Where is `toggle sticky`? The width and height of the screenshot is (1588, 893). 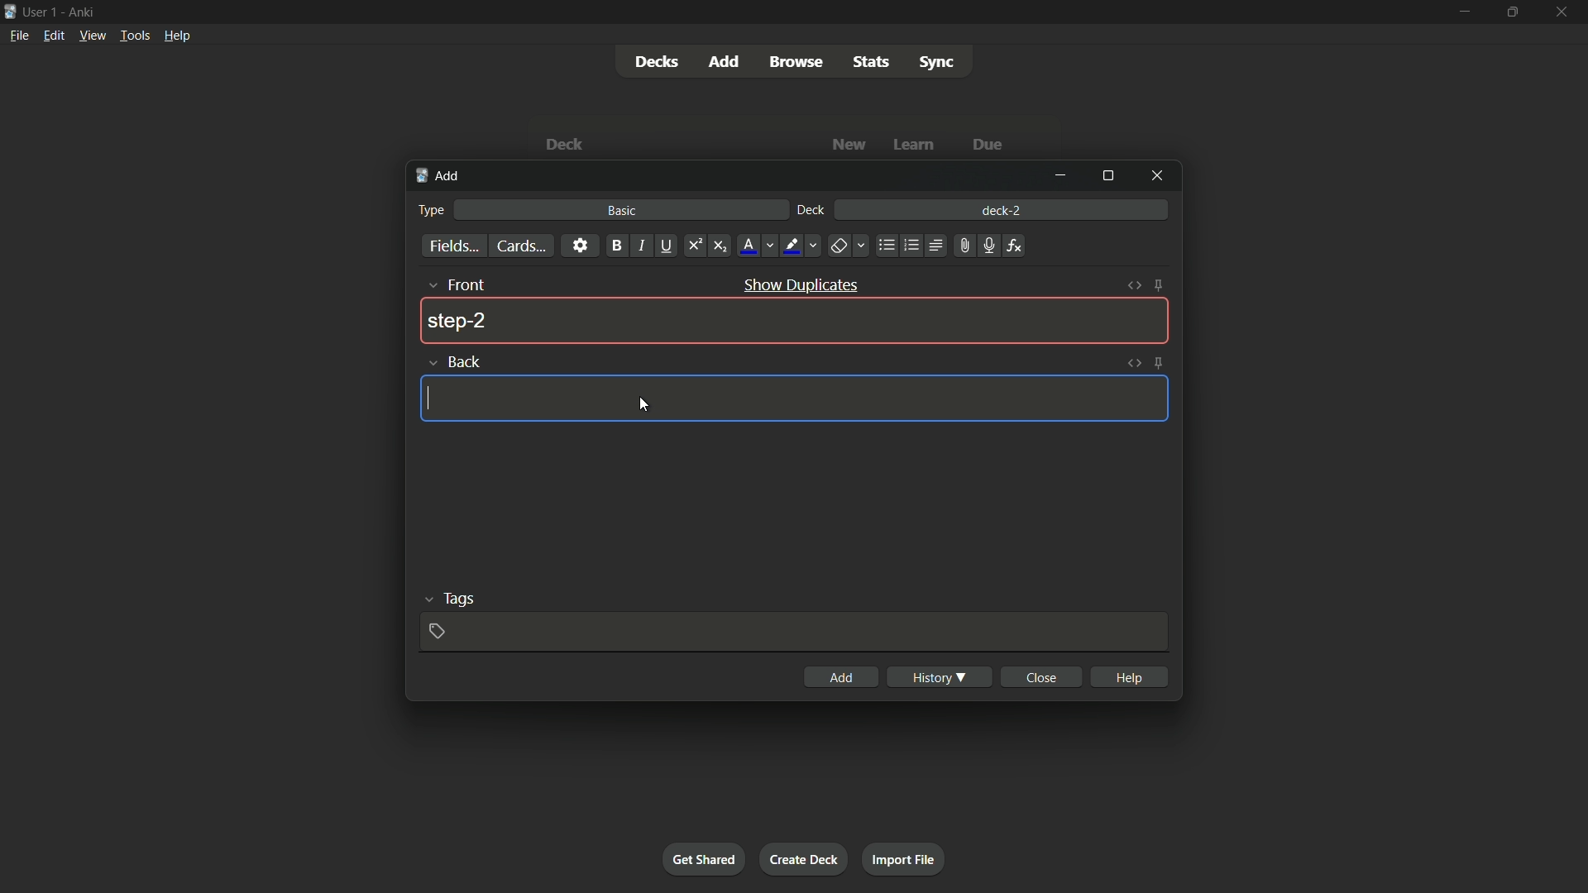 toggle sticky is located at coordinates (1159, 362).